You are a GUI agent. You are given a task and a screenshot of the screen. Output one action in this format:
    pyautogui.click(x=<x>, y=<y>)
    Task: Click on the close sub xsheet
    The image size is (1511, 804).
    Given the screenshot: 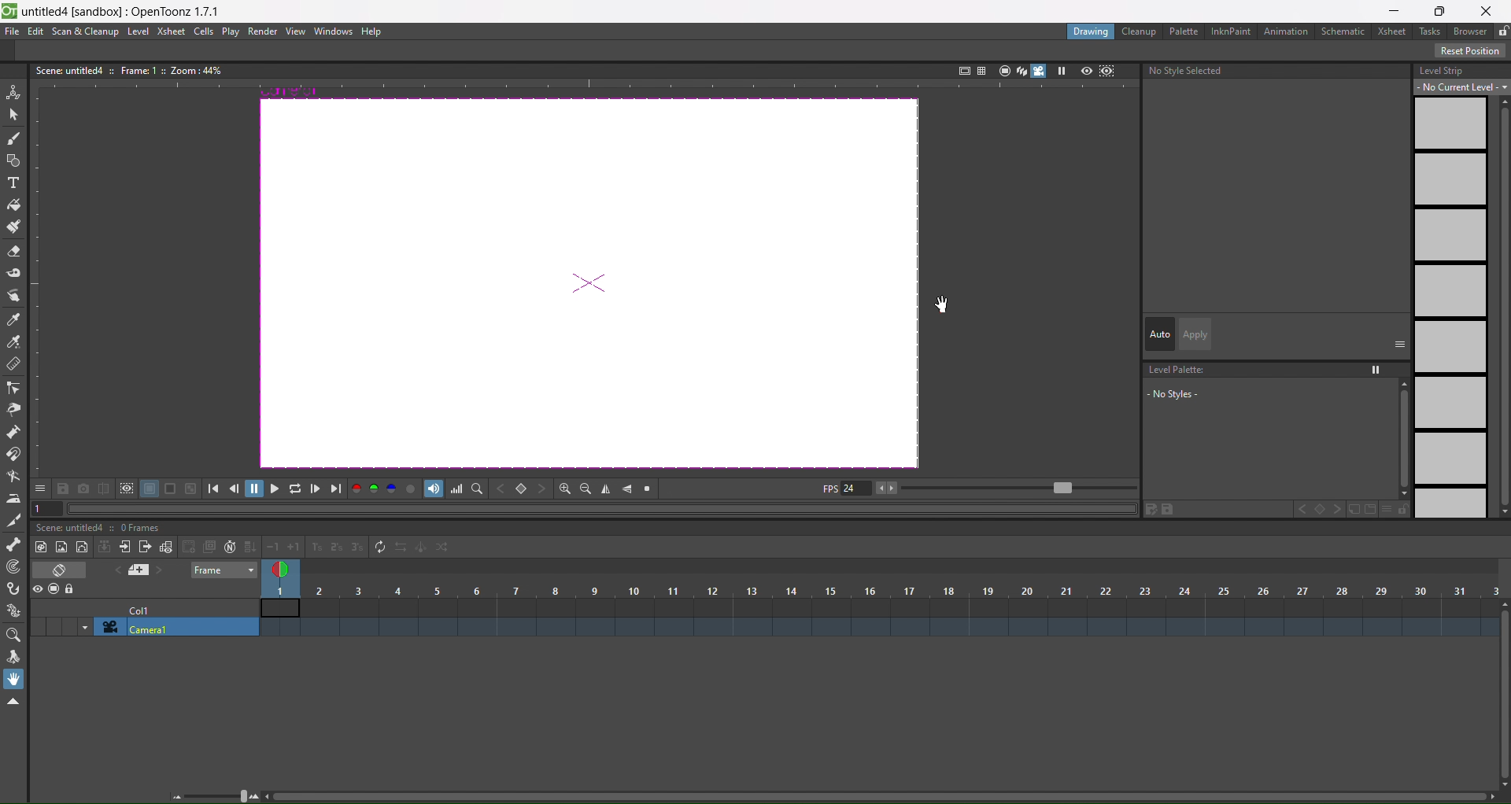 What is the action you would take?
    pyautogui.click(x=124, y=547)
    